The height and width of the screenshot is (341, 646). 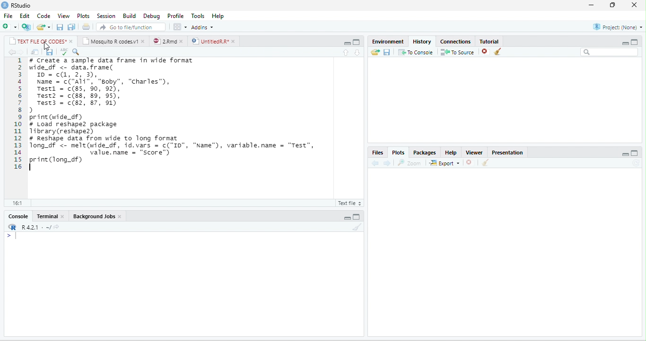 What do you see at coordinates (17, 203) in the screenshot?
I see `1:1` at bounding box center [17, 203].